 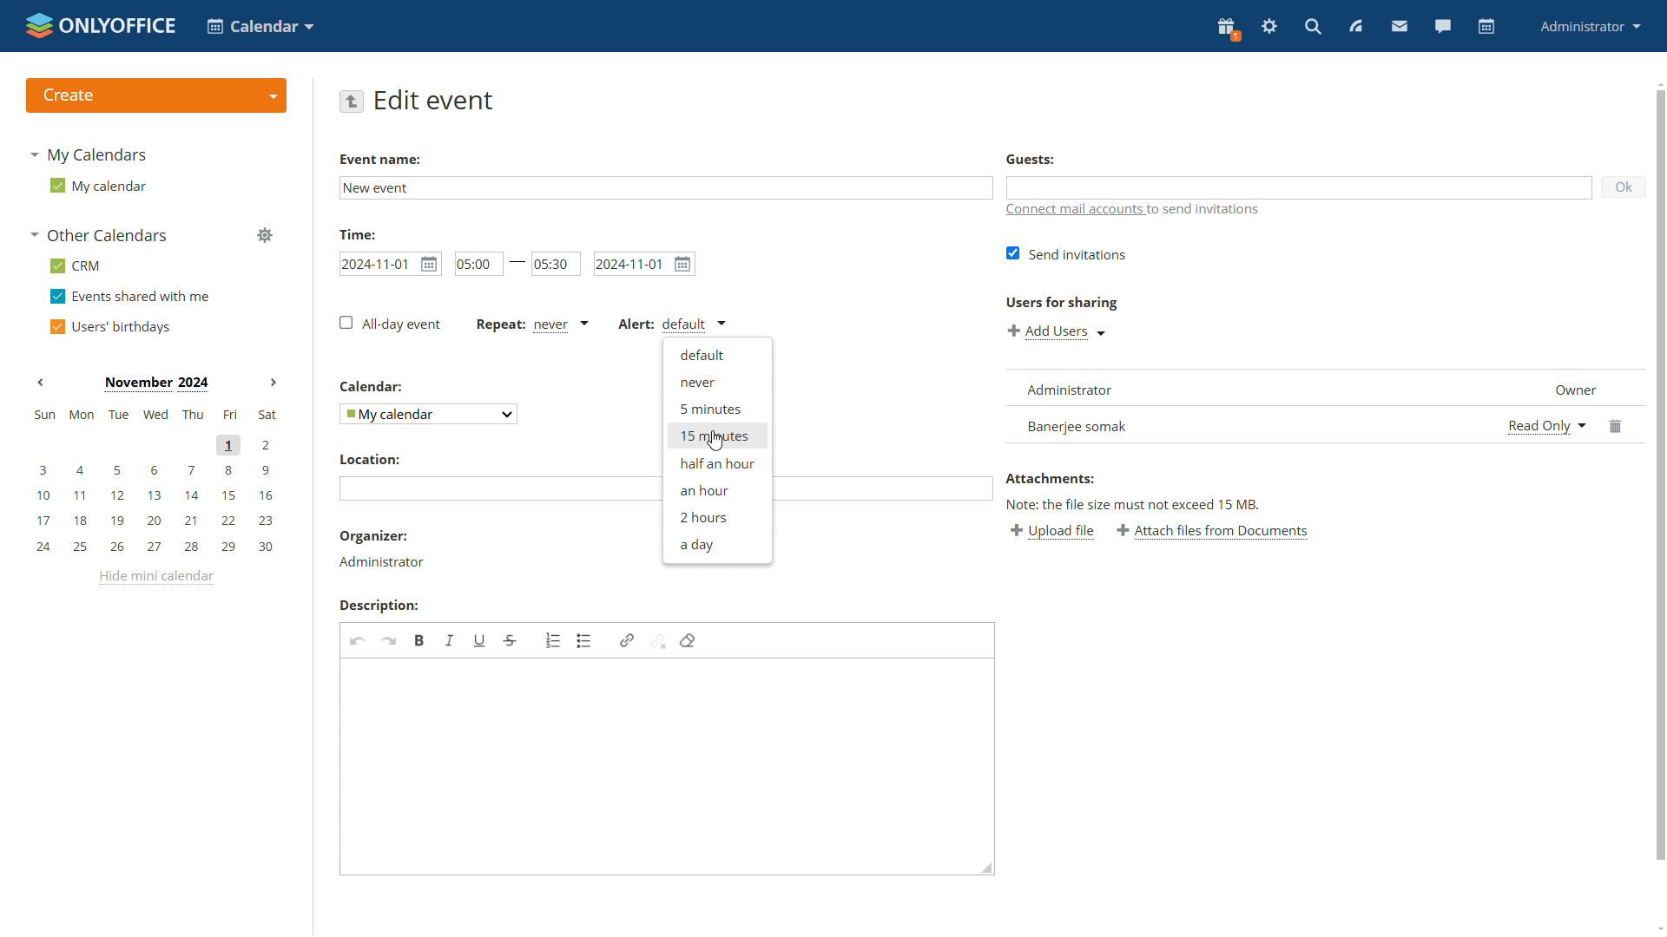 What do you see at coordinates (1661, 474) in the screenshot?
I see `scrollbar` at bounding box center [1661, 474].